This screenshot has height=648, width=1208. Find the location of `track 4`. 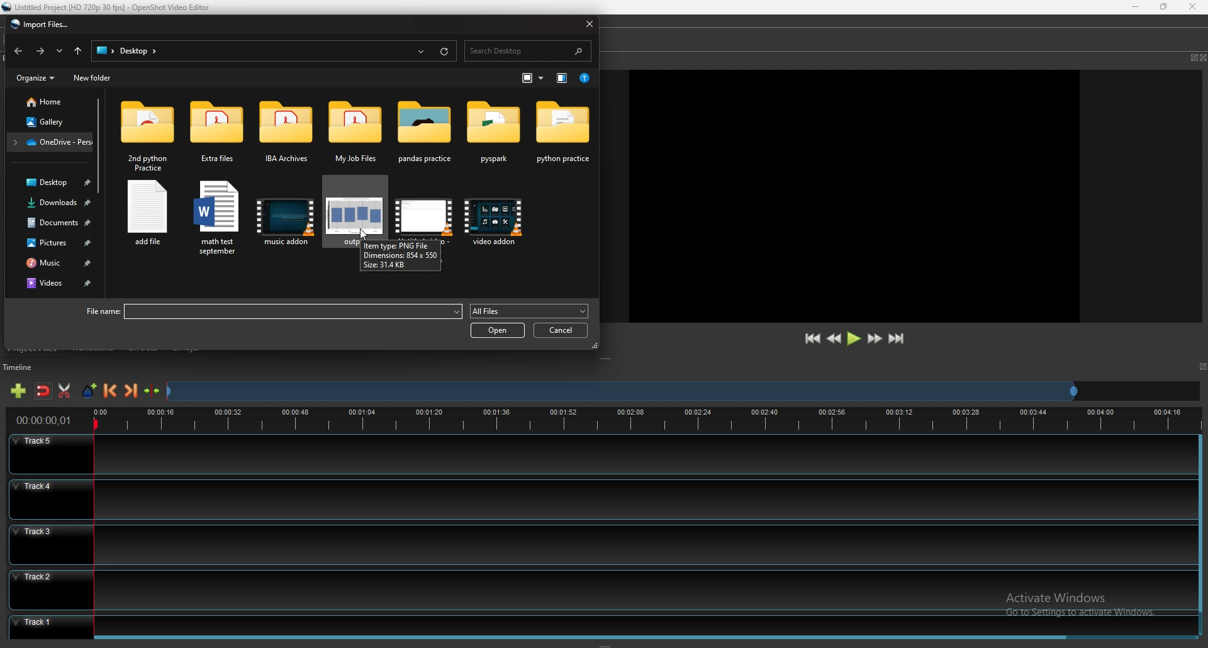

track 4 is located at coordinates (598, 499).